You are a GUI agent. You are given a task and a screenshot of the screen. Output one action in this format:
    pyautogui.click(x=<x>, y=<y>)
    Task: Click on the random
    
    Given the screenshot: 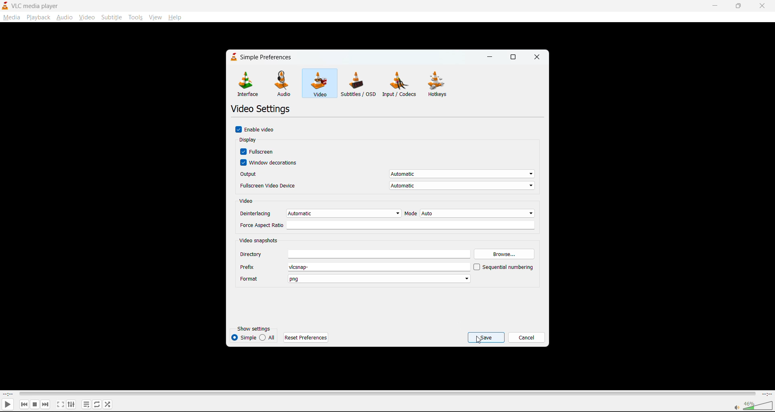 What is the action you would take?
    pyautogui.click(x=109, y=406)
    